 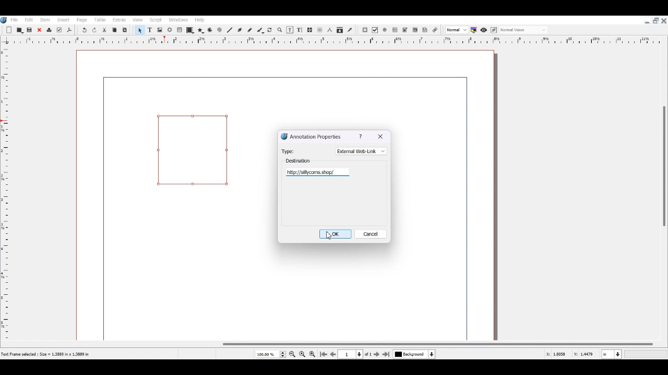 I want to click on Toggle color management system, so click(x=474, y=30).